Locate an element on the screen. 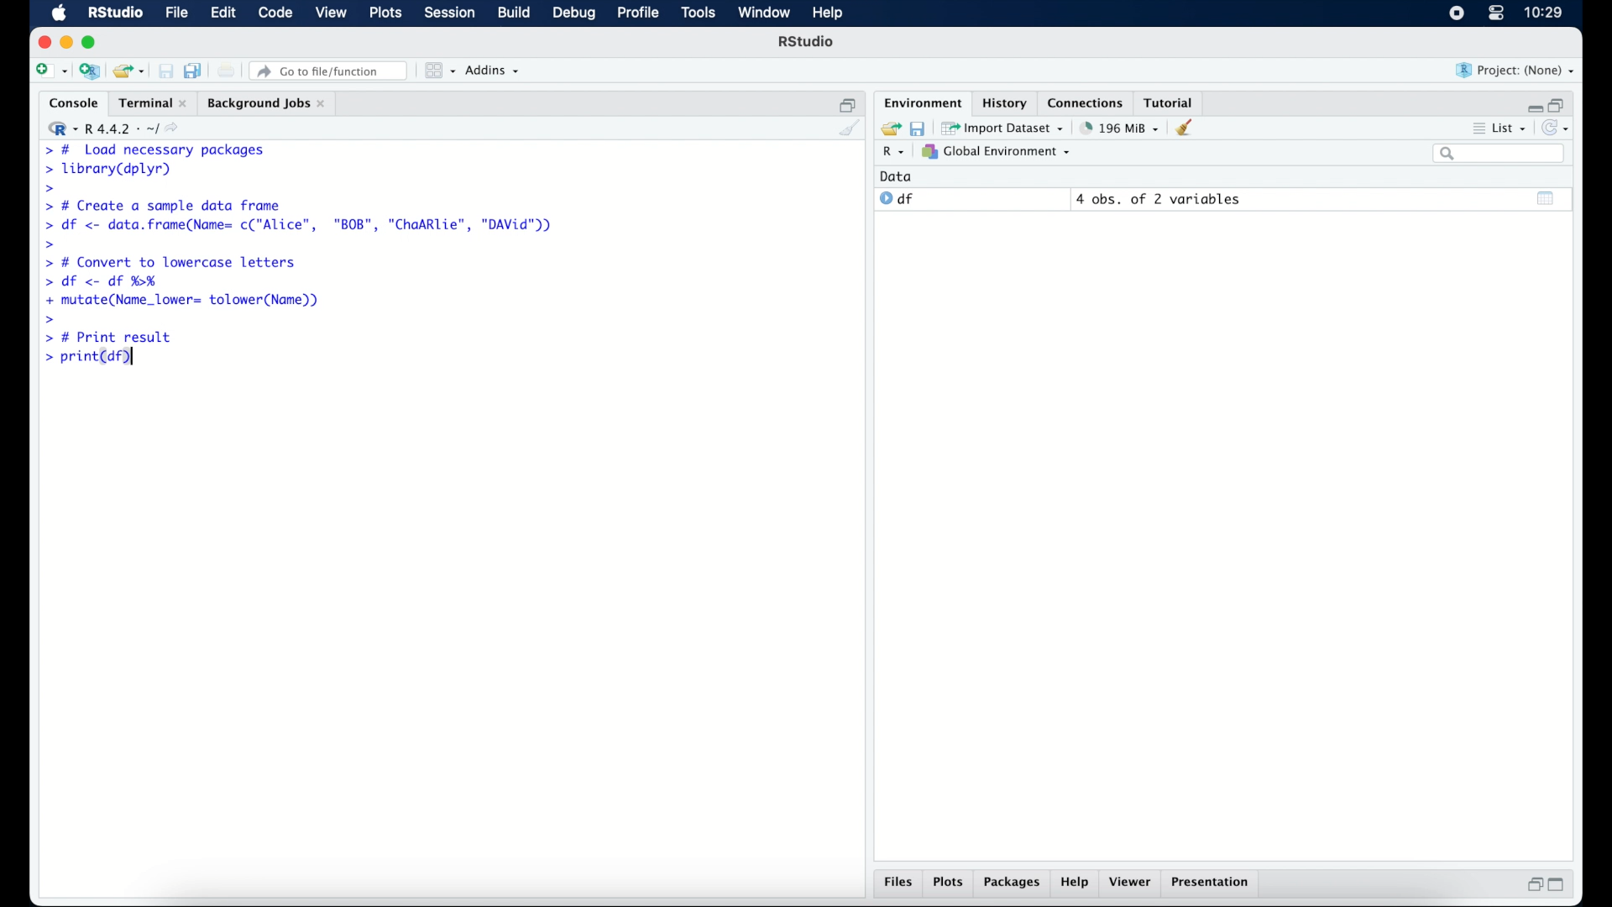 The width and height of the screenshot is (1612, 907). date is located at coordinates (897, 176).